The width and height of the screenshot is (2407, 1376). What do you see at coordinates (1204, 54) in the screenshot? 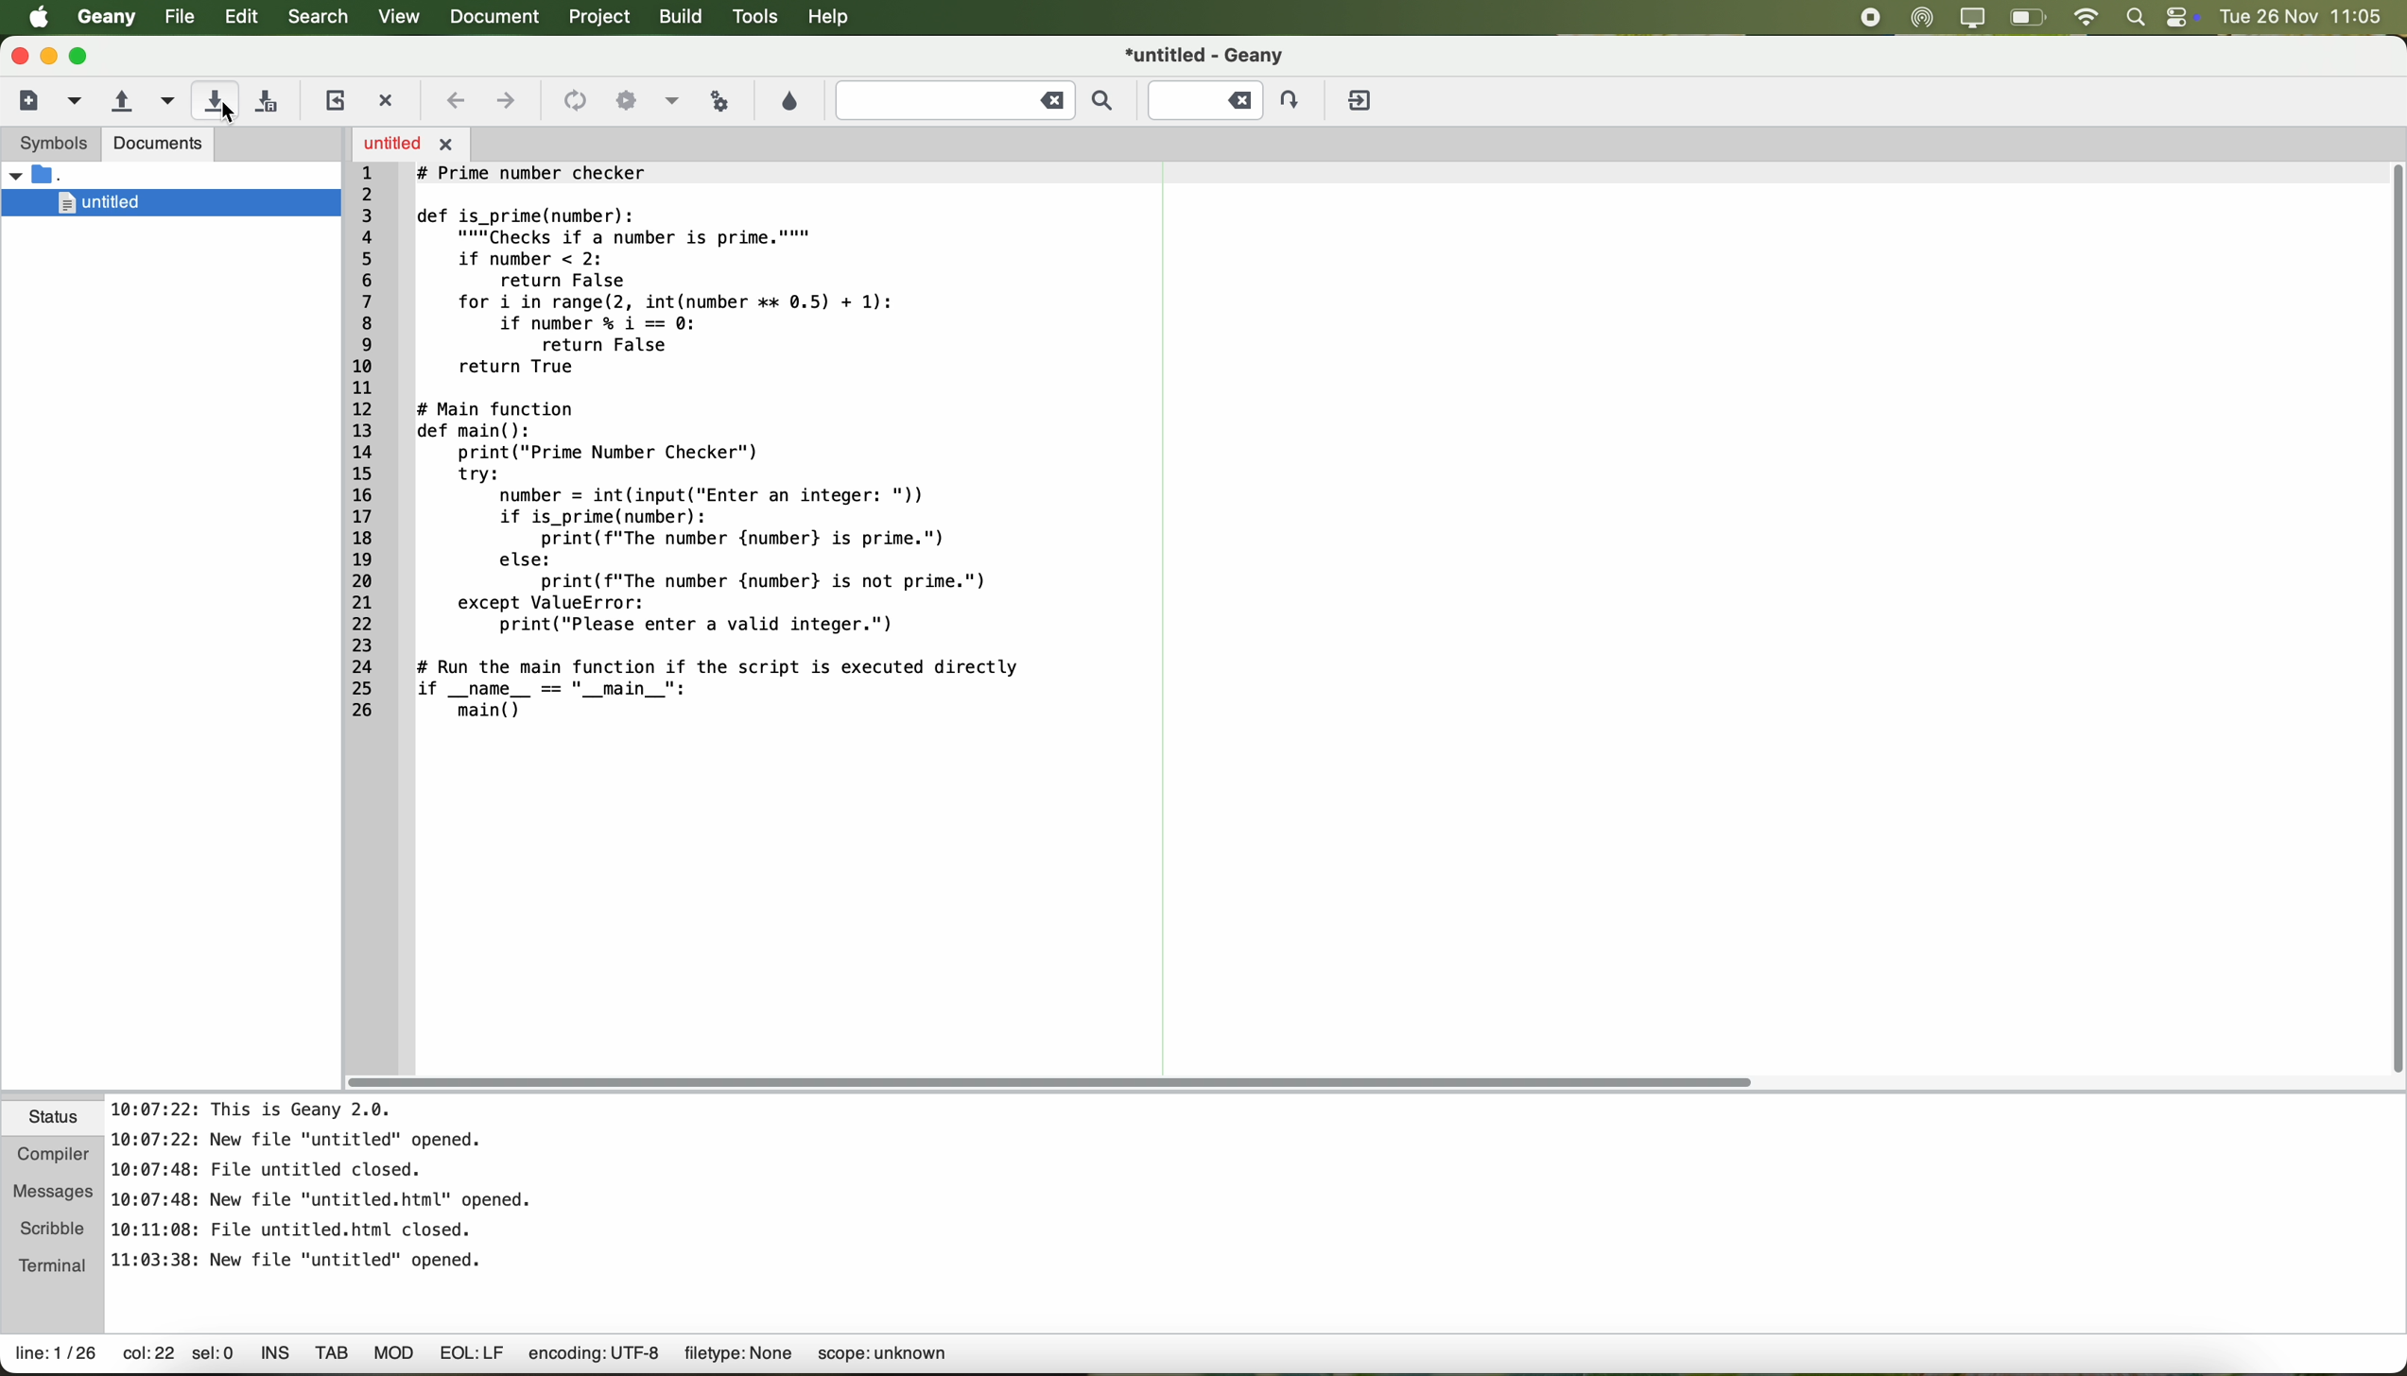
I see `file name` at bounding box center [1204, 54].